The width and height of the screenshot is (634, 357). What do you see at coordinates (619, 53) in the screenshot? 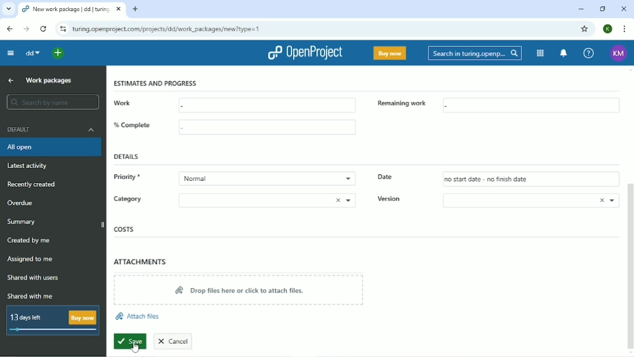
I see `KM` at bounding box center [619, 53].